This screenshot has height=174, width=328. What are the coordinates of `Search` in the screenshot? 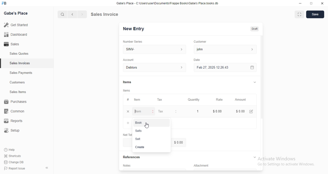 It's located at (62, 14).